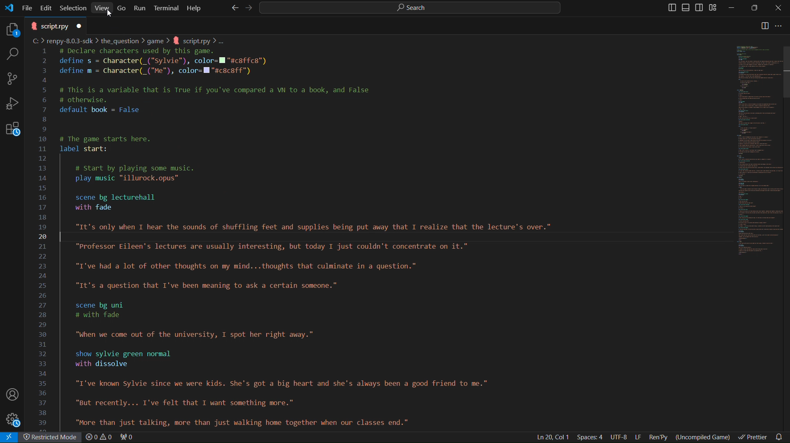 Image resolution: width=790 pixels, height=443 pixels. Describe the element at coordinates (28, 7) in the screenshot. I see `File` at that location.